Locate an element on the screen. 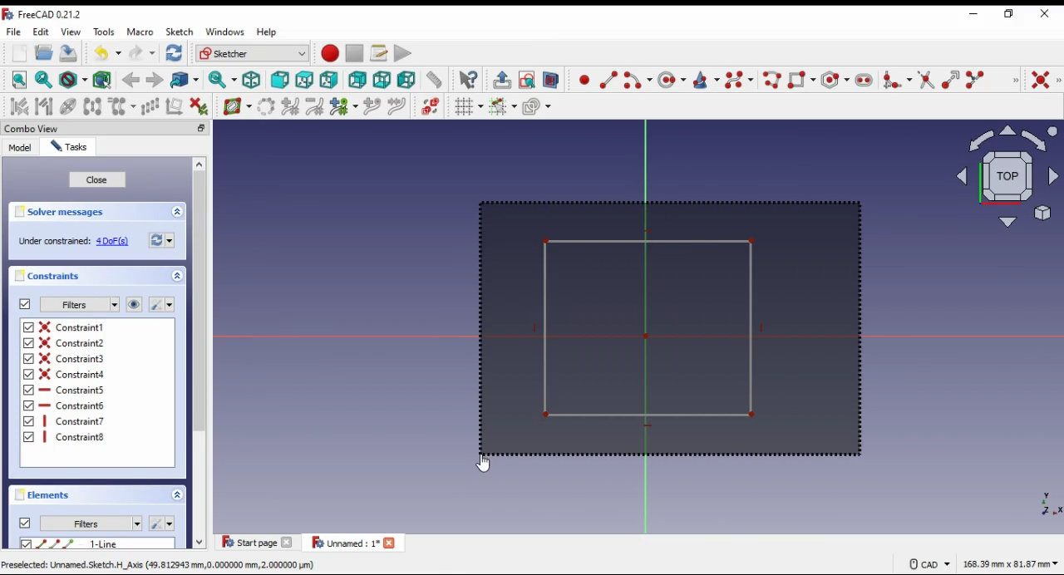  create bspline is located at coordinates (739, 79).